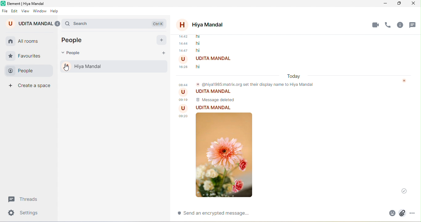  I want to click on favourite, so click(27, 55).